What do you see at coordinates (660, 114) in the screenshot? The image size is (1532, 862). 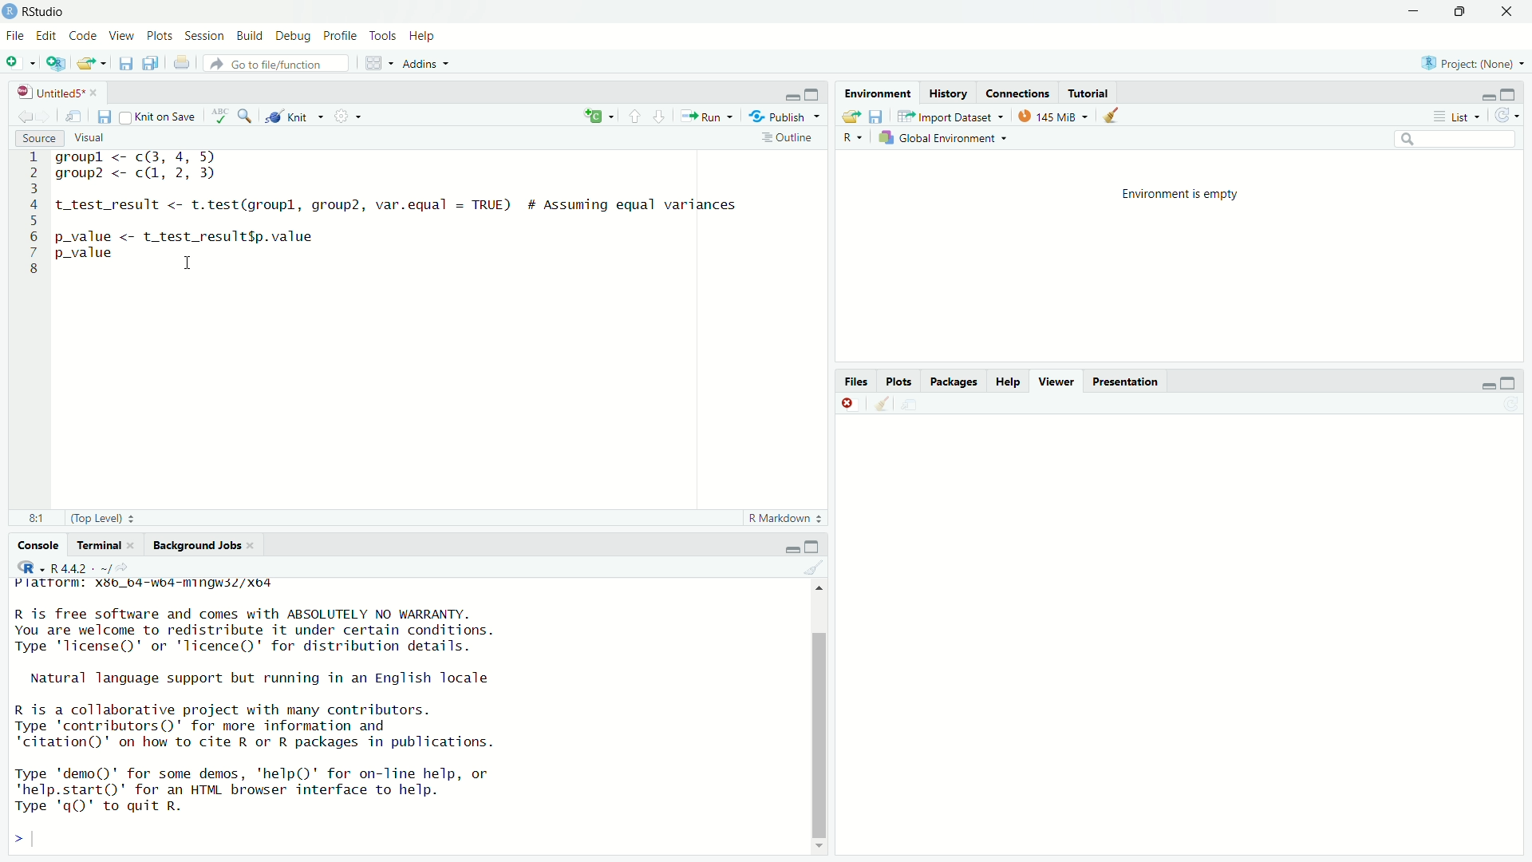 I see `go to next section` at bounding box center [660, 114].